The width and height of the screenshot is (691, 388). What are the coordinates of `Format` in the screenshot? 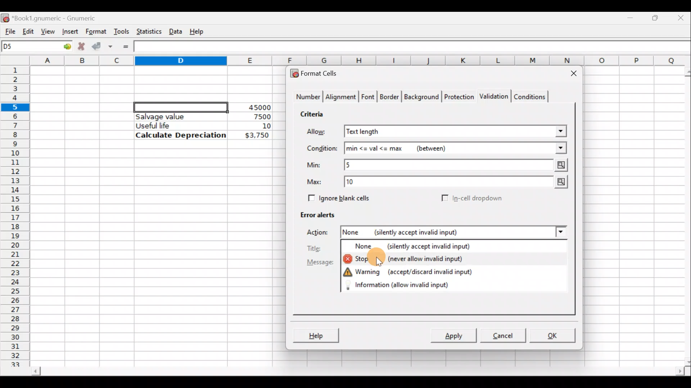 It's located at (95, 32).